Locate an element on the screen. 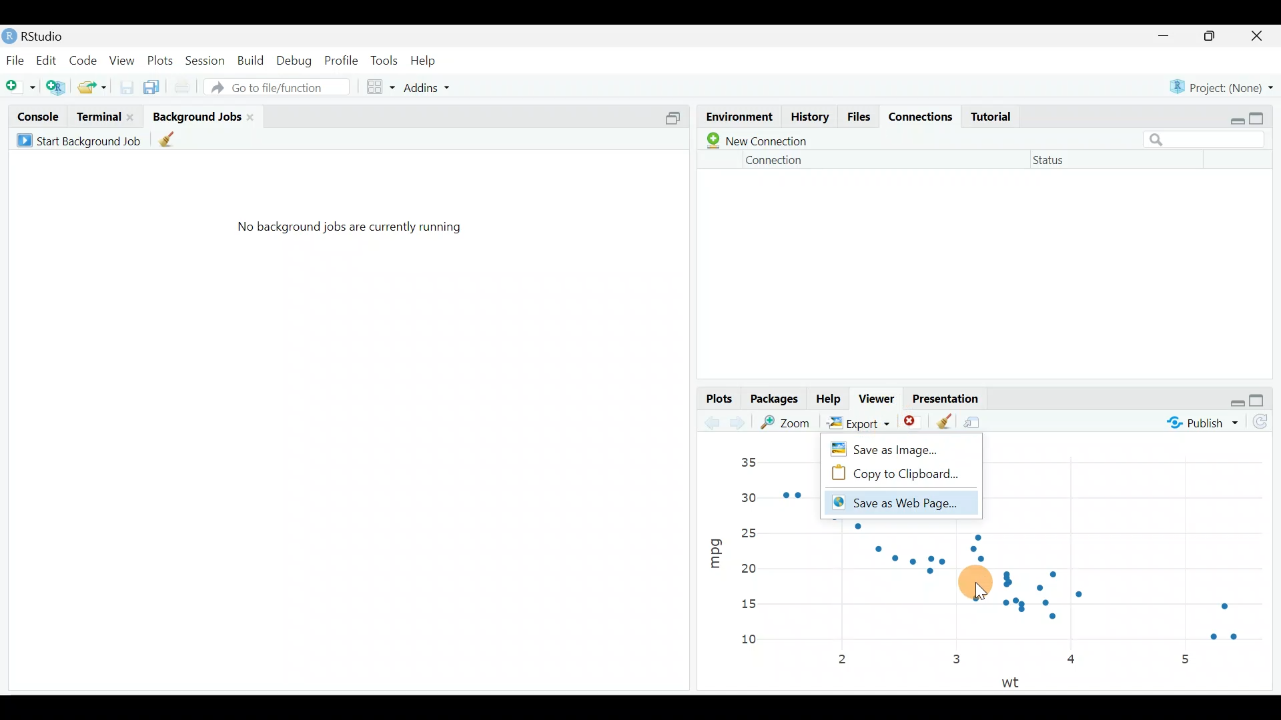 The height and width of the screenshot is (720, 1281). Session is located at coordinates (207, 59).